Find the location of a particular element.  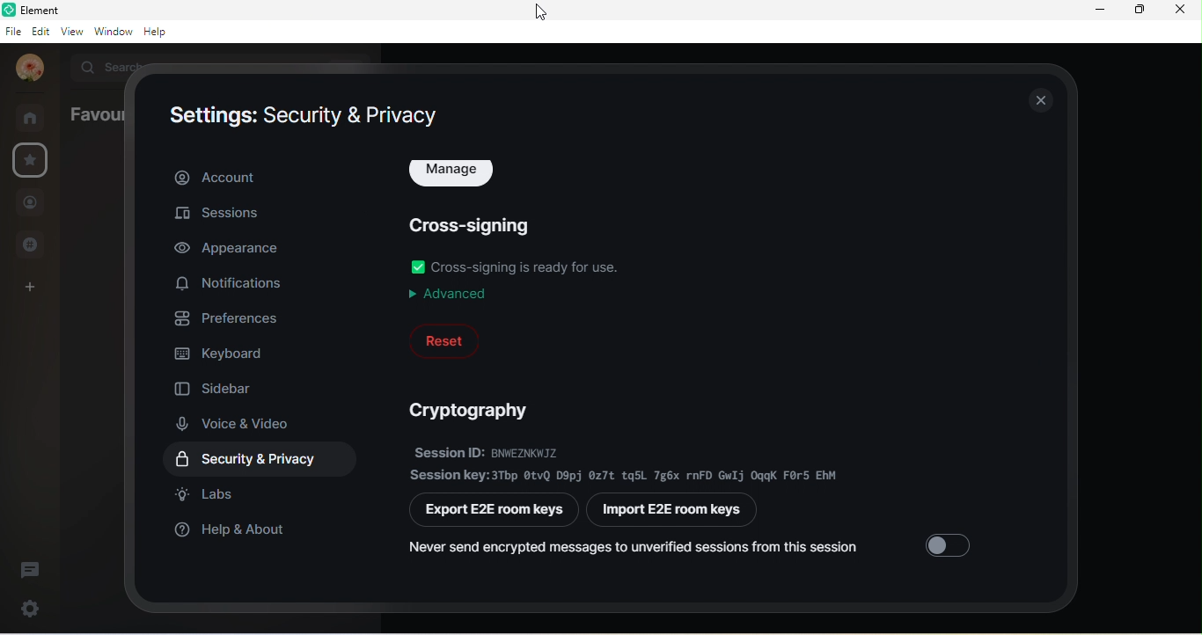

Cryptography is located at coordinates (465, 412).